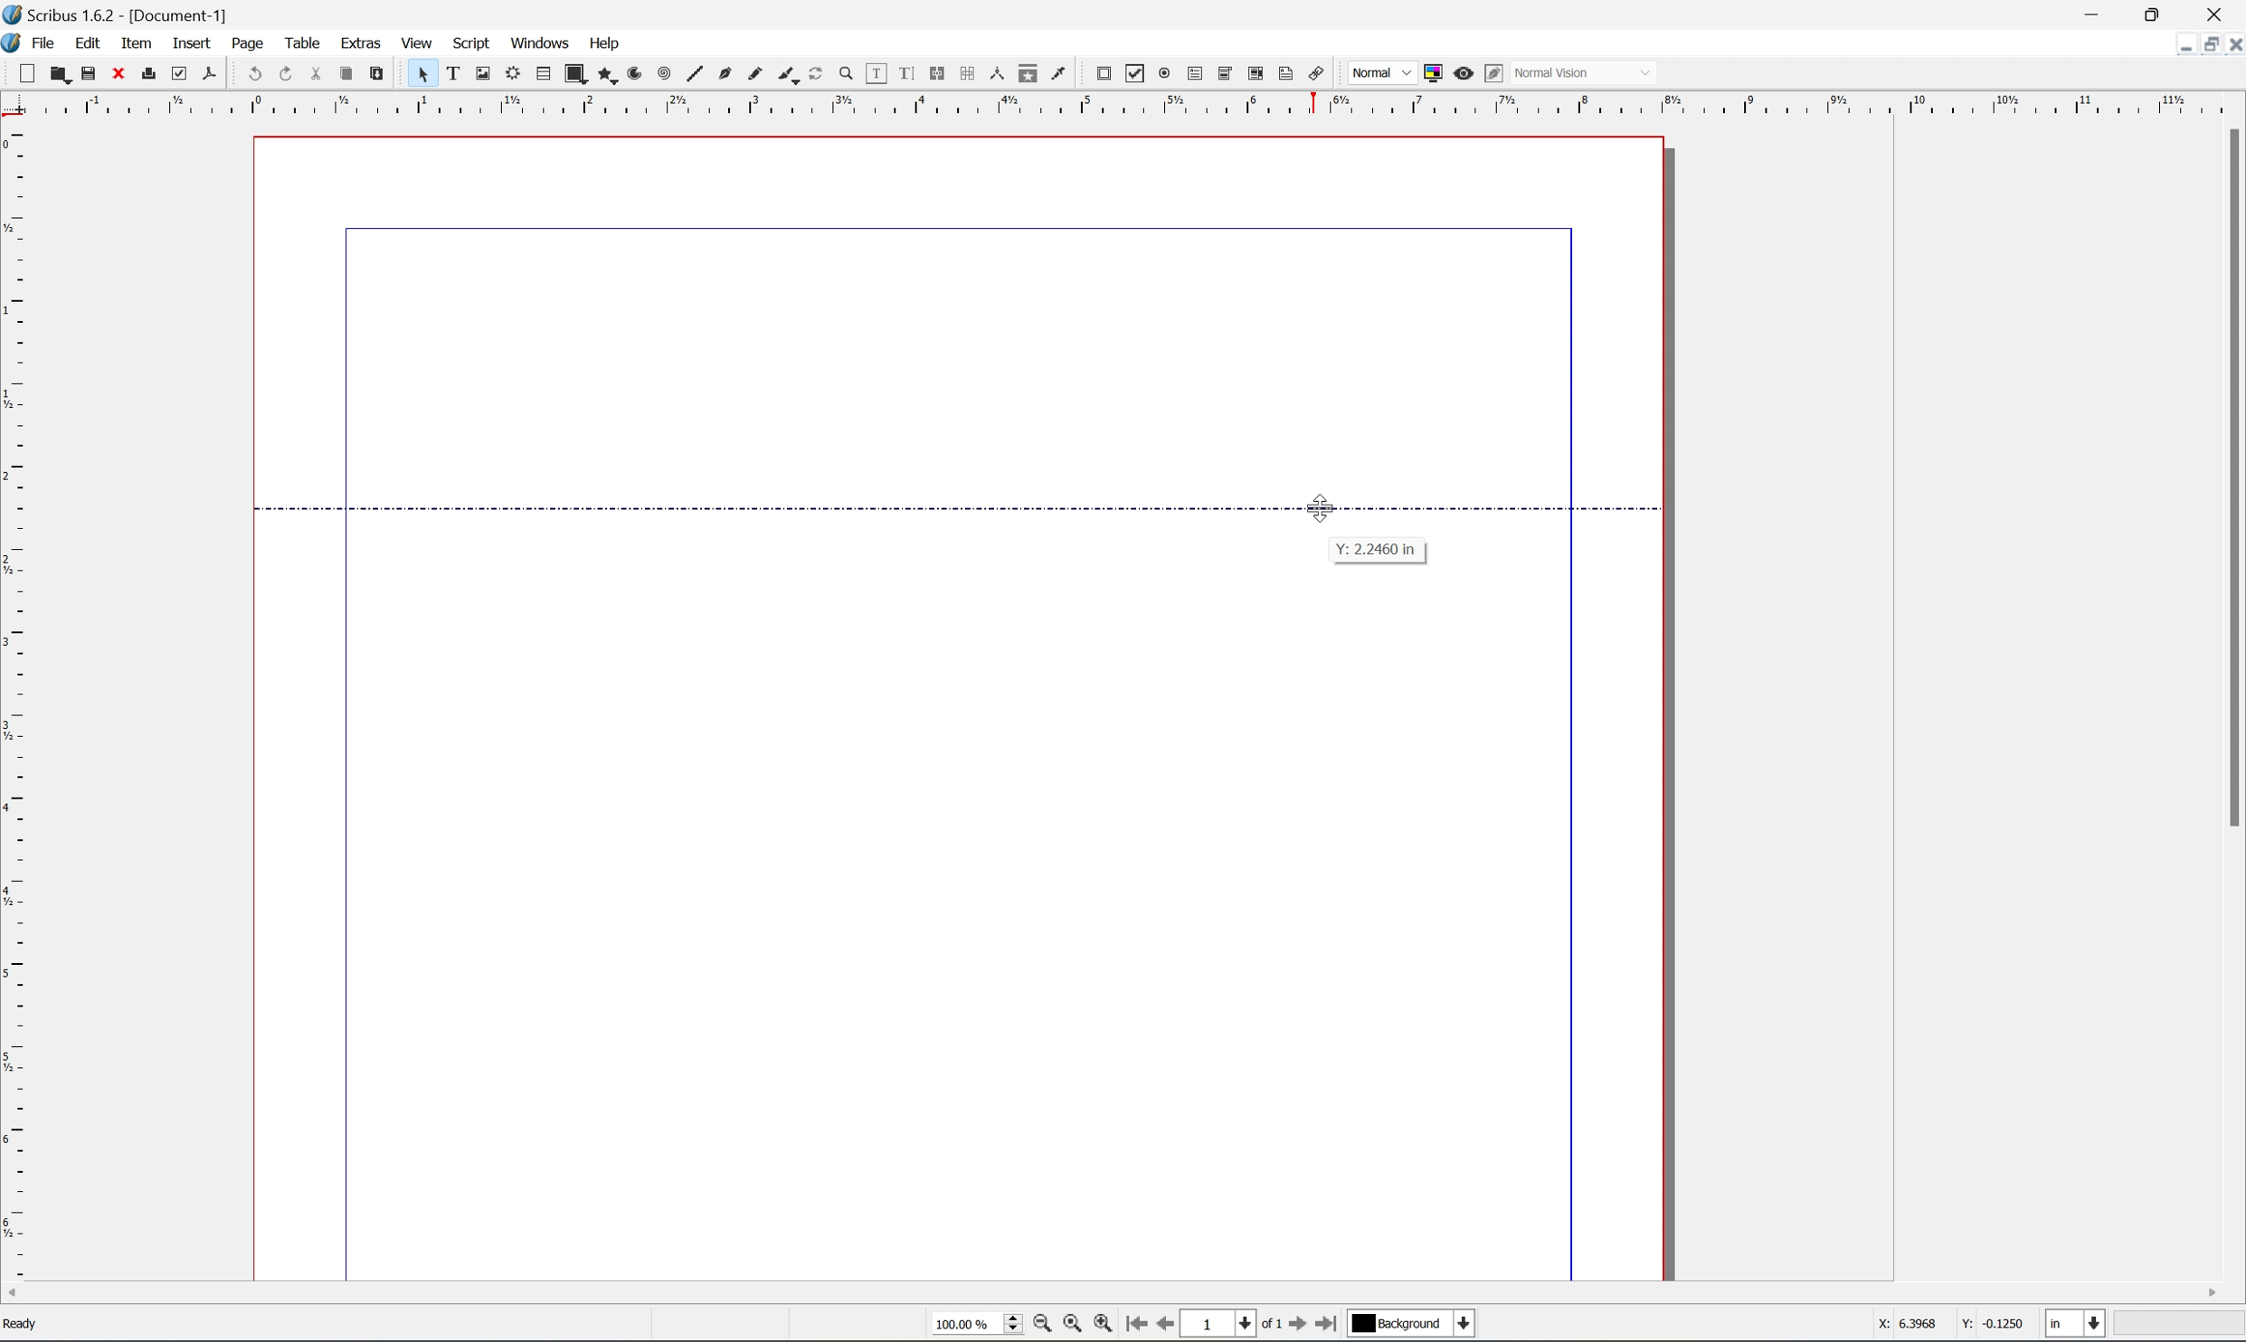 The width and height of the screenshot is (2246, 1342). What do you see at coordinates (603, 74) in the screenshot?
I see `polygon` at bounding box center [603, 74].